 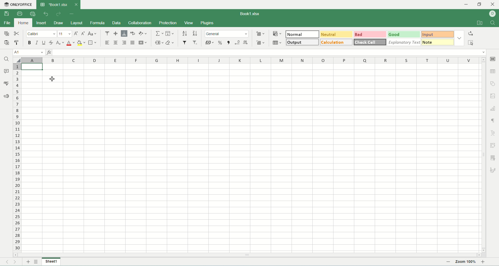 I want to click on cutomize quick access, so click(x=72, y=14).